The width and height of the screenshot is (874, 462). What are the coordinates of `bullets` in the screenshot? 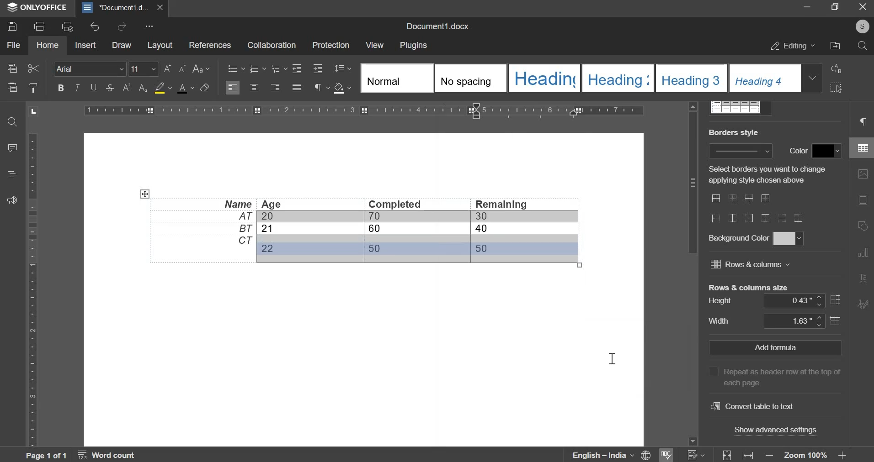 It's located at (236, 68).